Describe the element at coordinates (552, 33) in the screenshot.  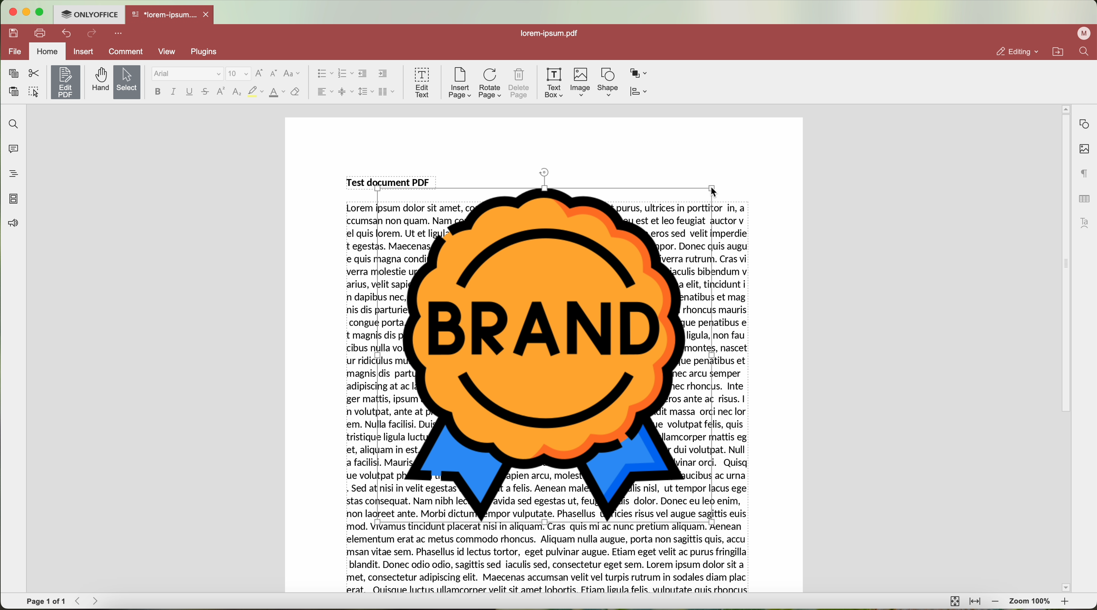
I see `lorem-ipsum.pdf` at that location.